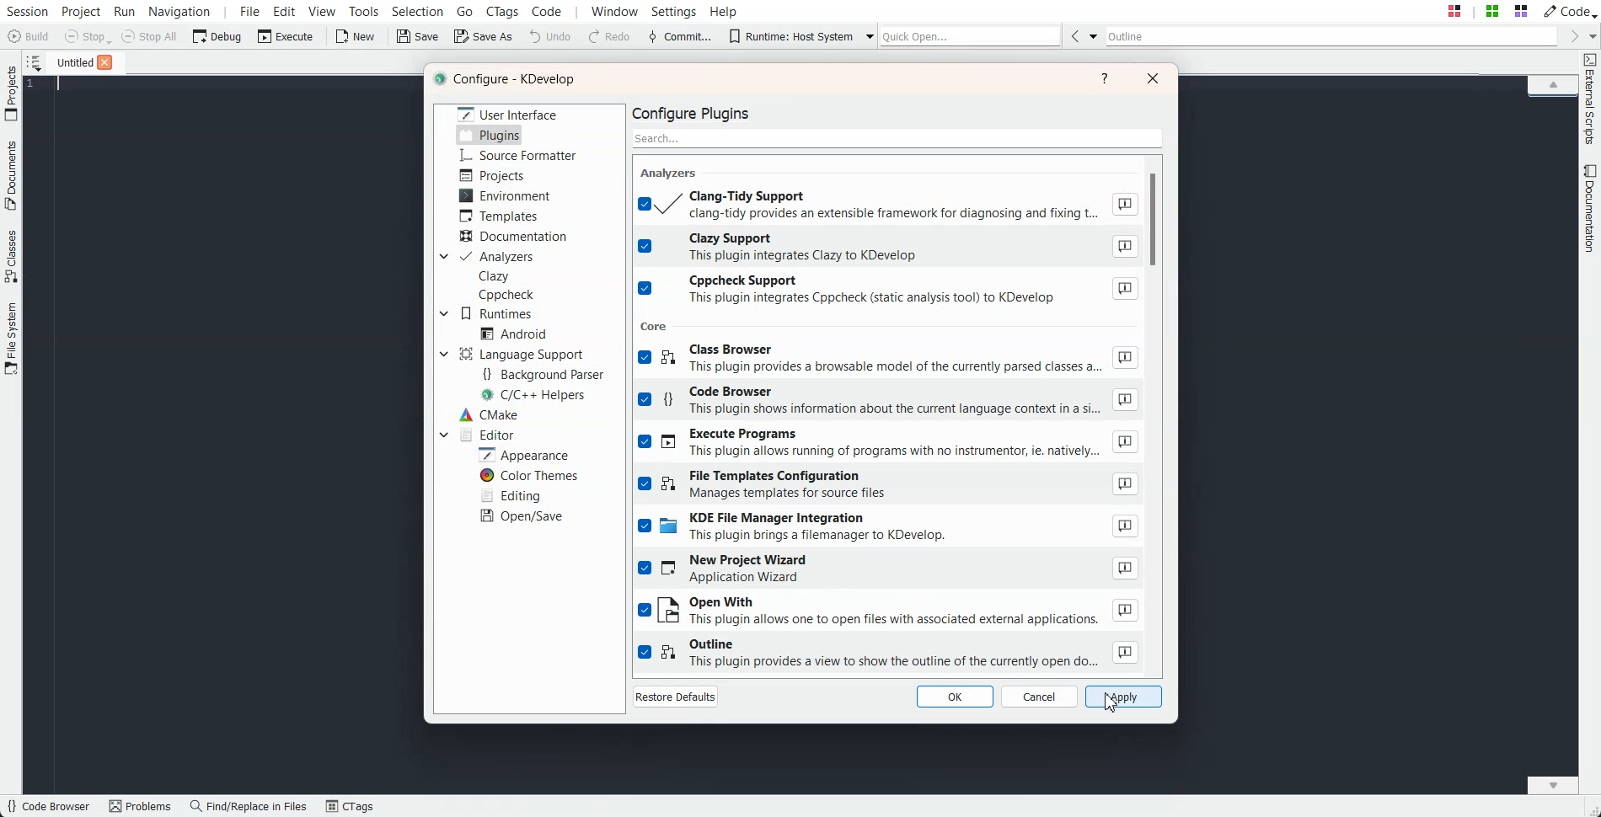 The height and width of the screenshot is (817, 1601). Describe the element at coordinates (1123, 204) in the screenshot. I see `About` at that location.